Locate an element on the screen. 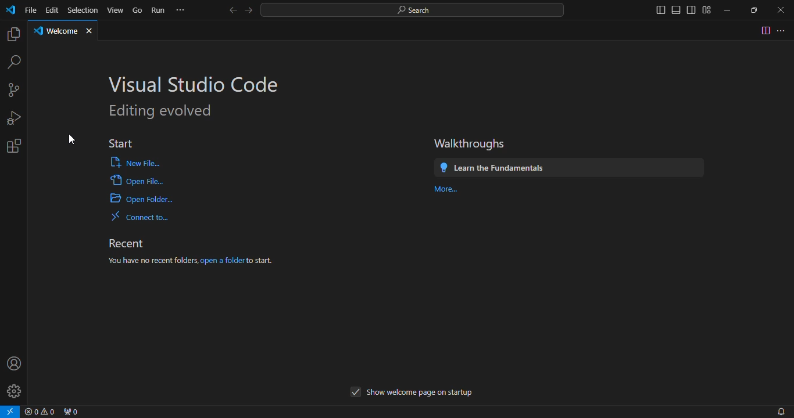 Image resolution: width=794 pixels, height=418 pixels. cursor is located at coordinates (76, 139).